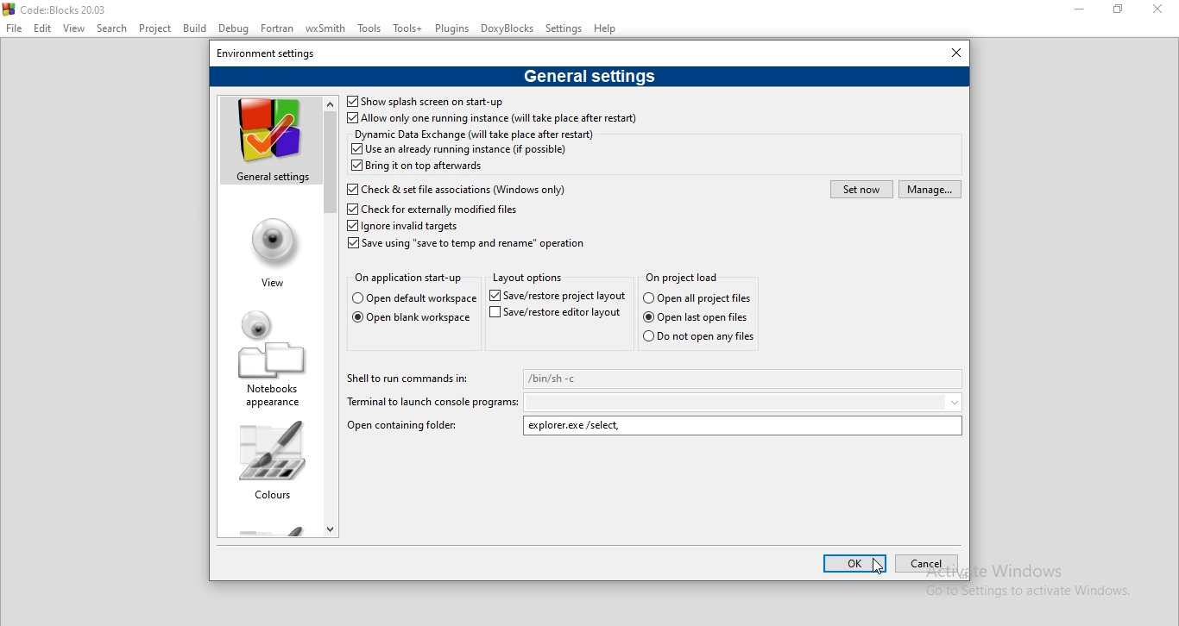 This screenshot has width=1179, height=626. Describe the element at coordinates (45, 30) in the screenshot. I see `Edit` at that location.